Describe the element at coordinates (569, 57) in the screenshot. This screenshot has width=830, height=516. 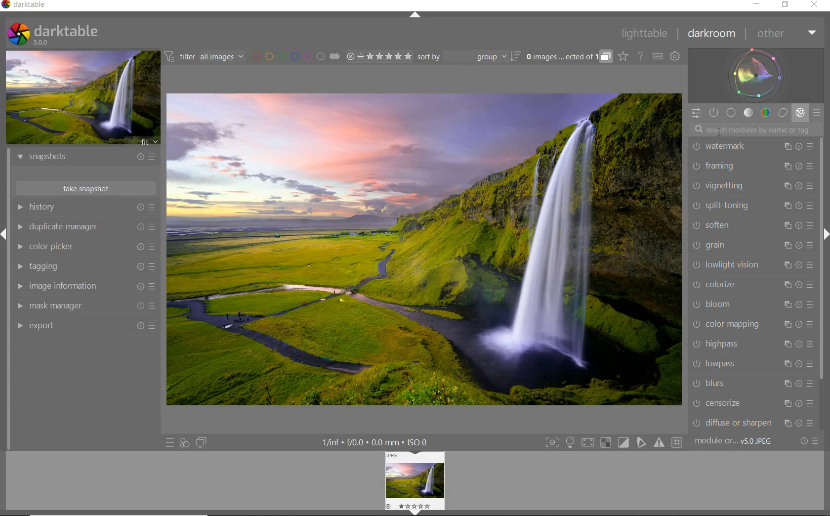
I see `EXPAND GROUPED IMAGES` at that location.